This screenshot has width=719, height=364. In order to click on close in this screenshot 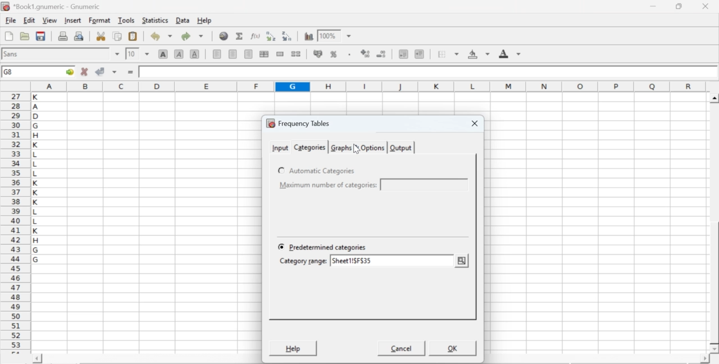, I will do `click(704, 6)`.